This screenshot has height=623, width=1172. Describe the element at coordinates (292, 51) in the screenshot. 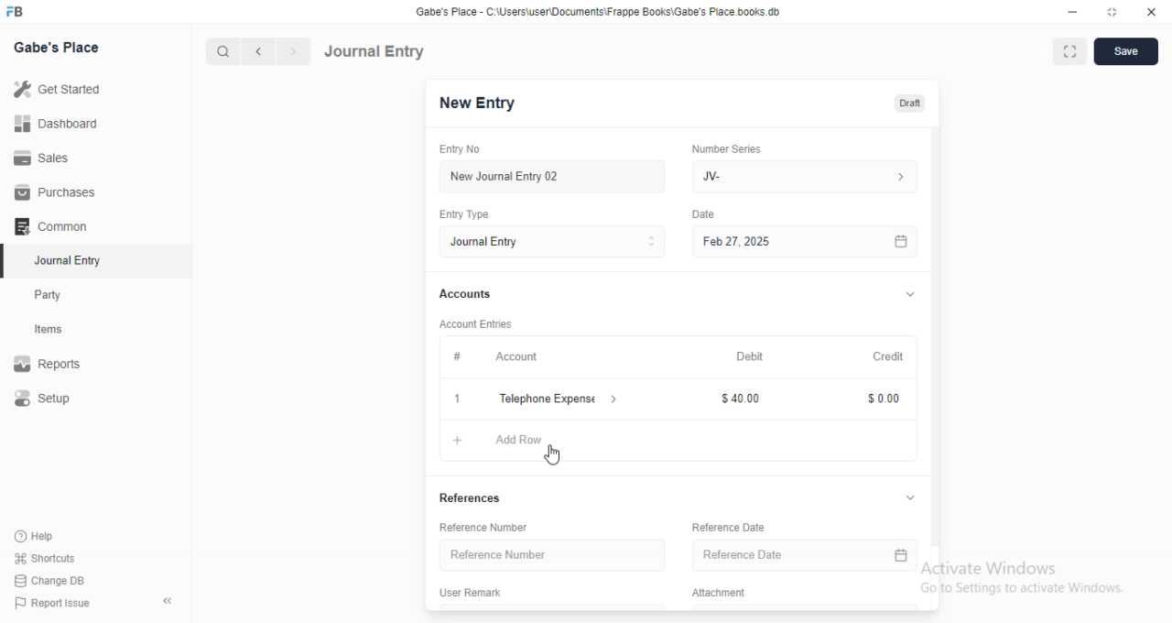

I see `Next` at that location.